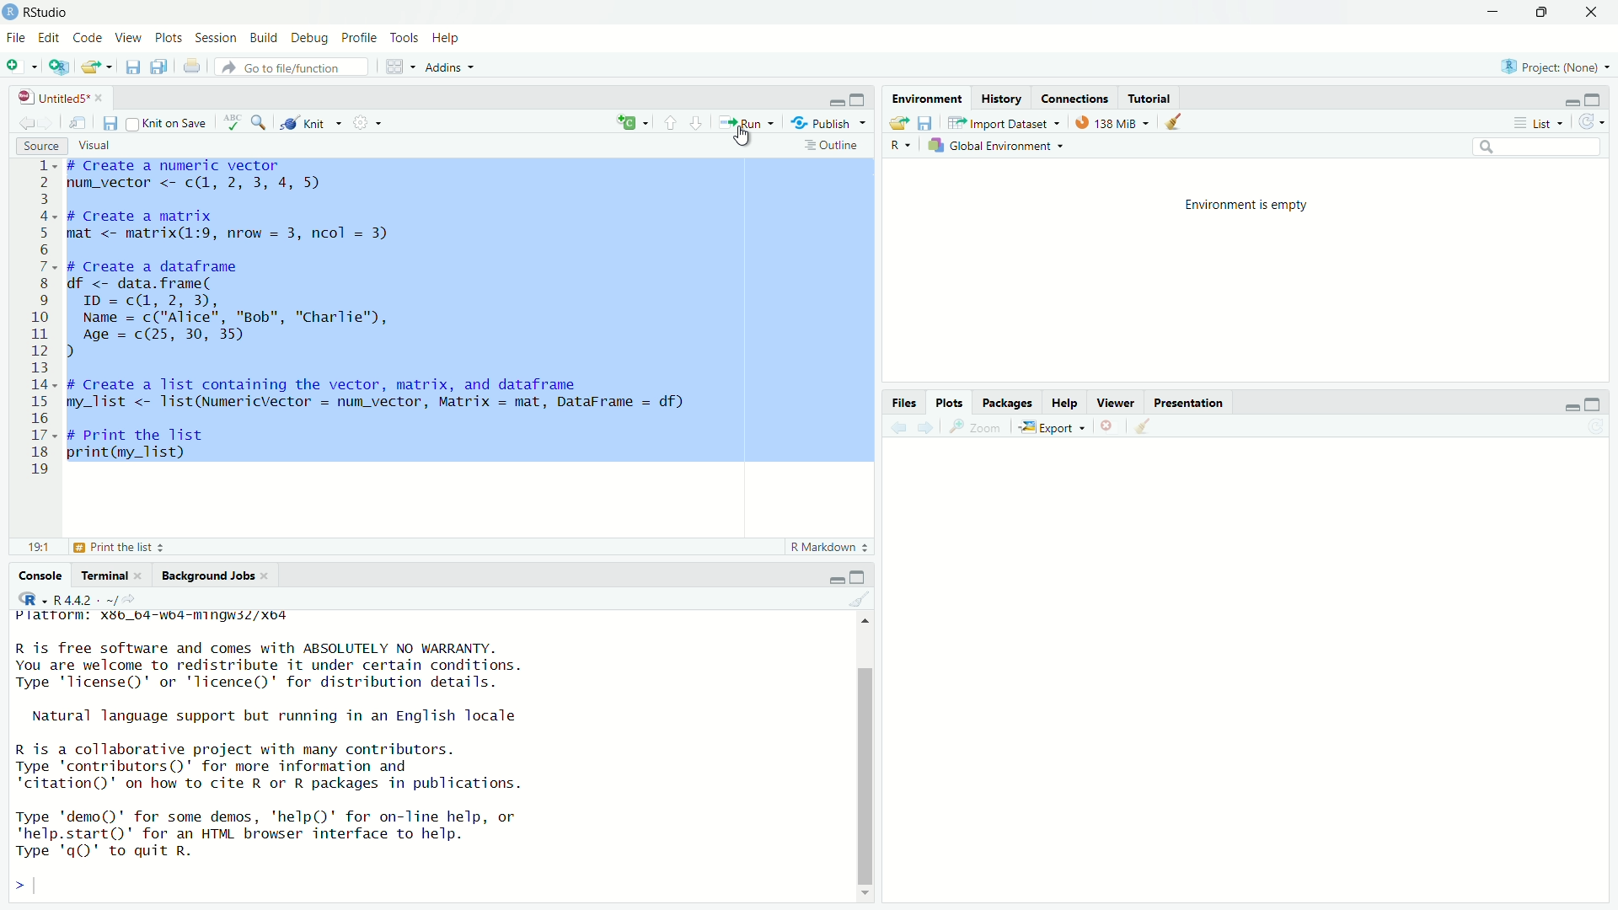 This screenshot has height=910, width=1618. What do you see at coordinates (1540, 122) in the screenshot?
I see `List ~` at bounding box center [1540, 122].